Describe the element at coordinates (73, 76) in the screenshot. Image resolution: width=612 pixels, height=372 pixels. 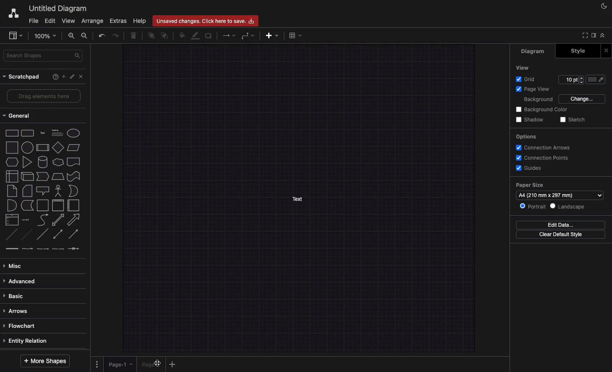
I see `Edit` at that location.